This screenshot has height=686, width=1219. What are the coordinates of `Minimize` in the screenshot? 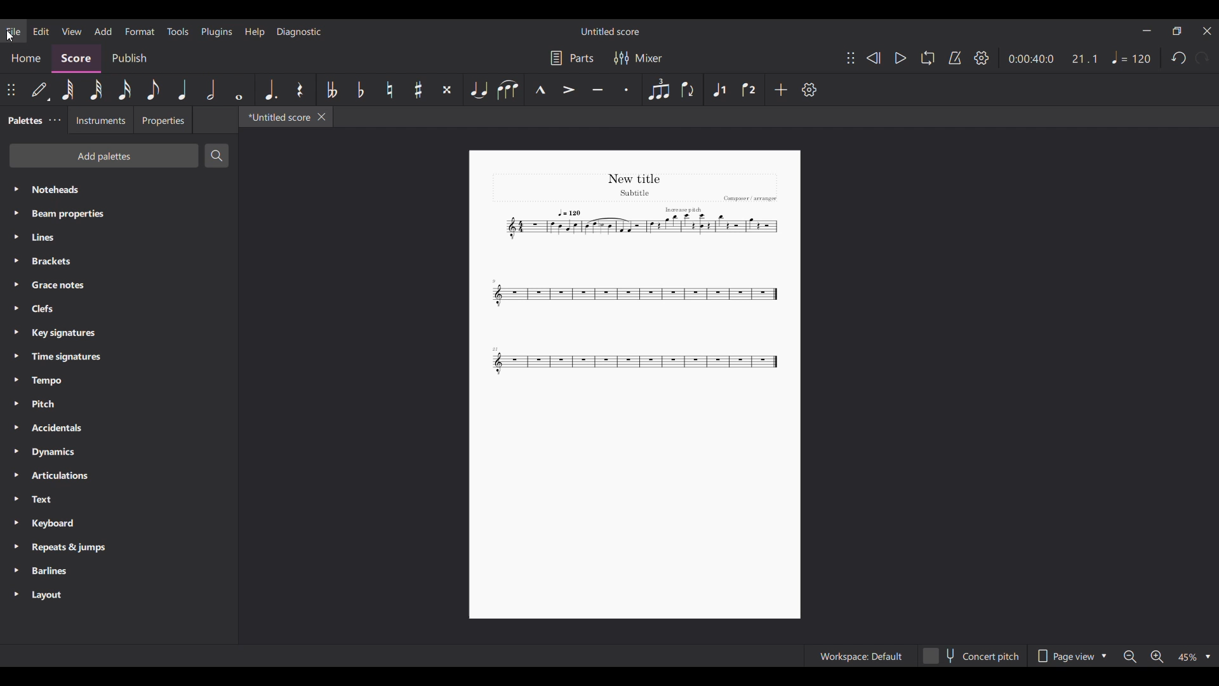 It's located at (1147, 30).